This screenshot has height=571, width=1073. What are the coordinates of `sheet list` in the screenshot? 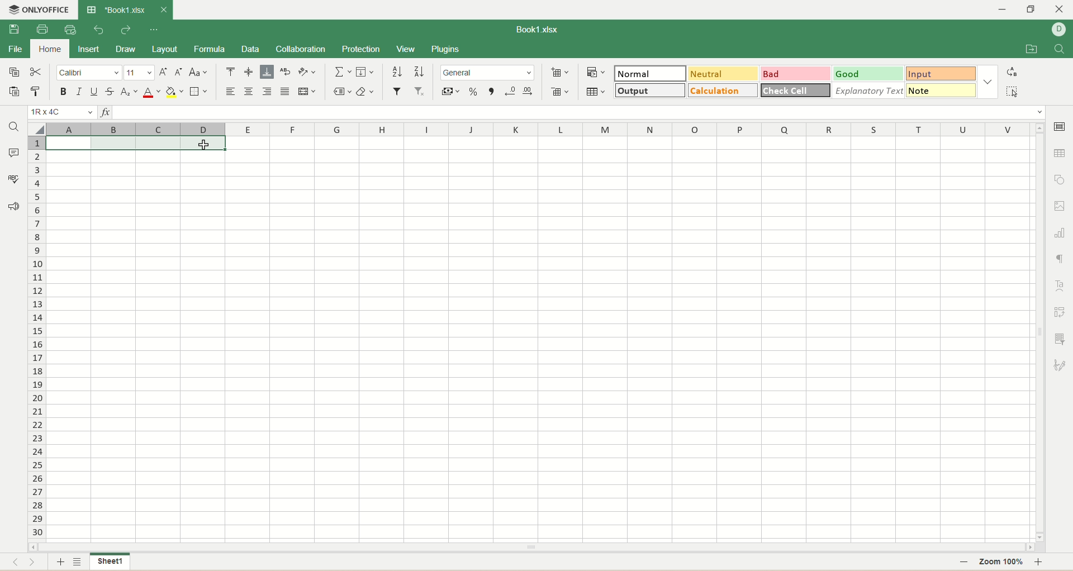 It's located at (79, 563).